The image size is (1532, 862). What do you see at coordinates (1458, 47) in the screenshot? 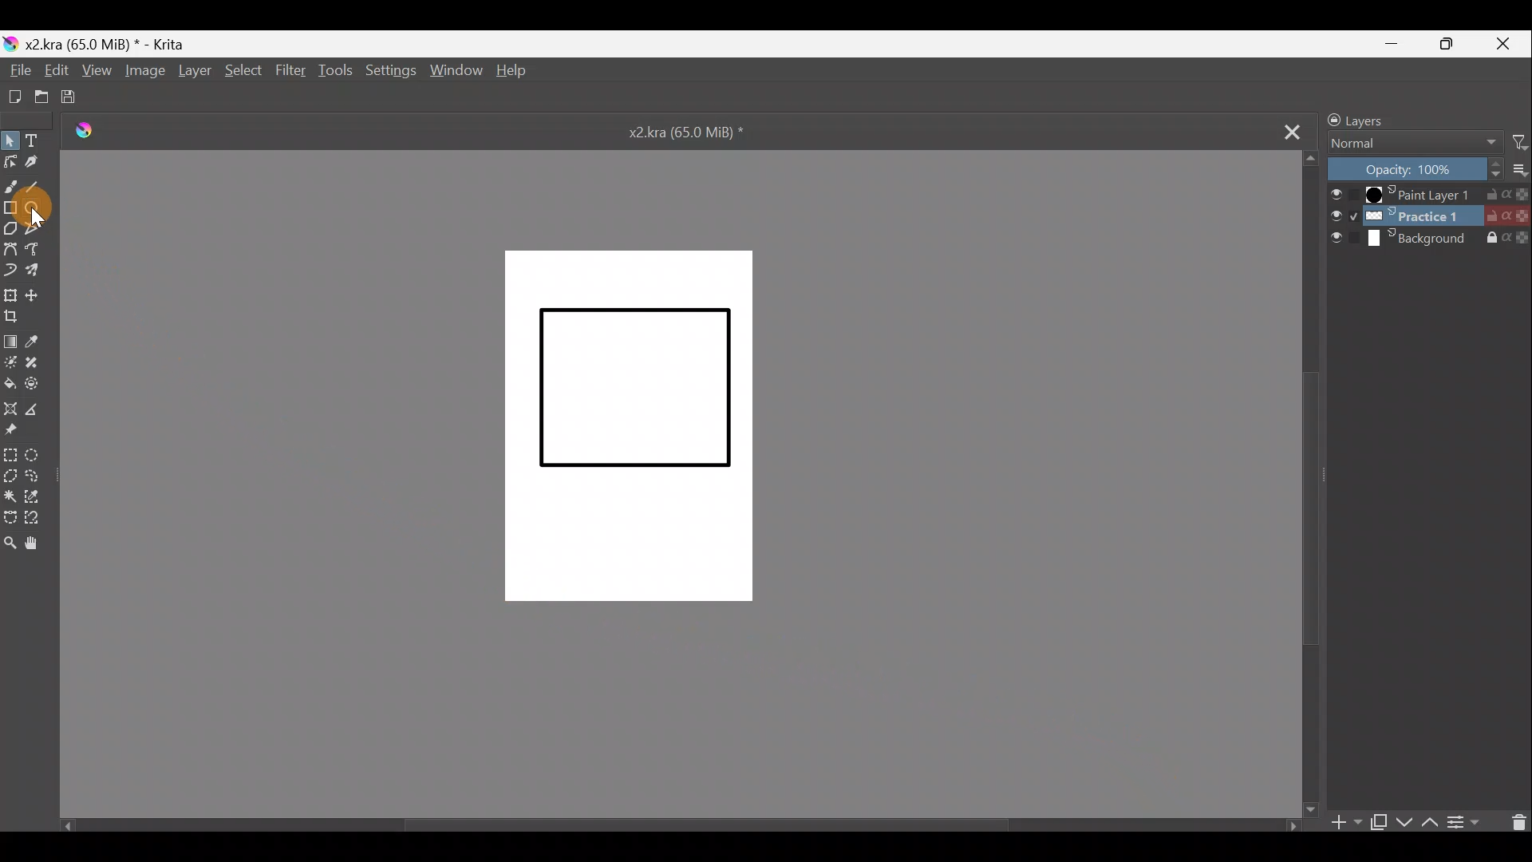
I see `Maximize` at bounding box center [1458, 47].